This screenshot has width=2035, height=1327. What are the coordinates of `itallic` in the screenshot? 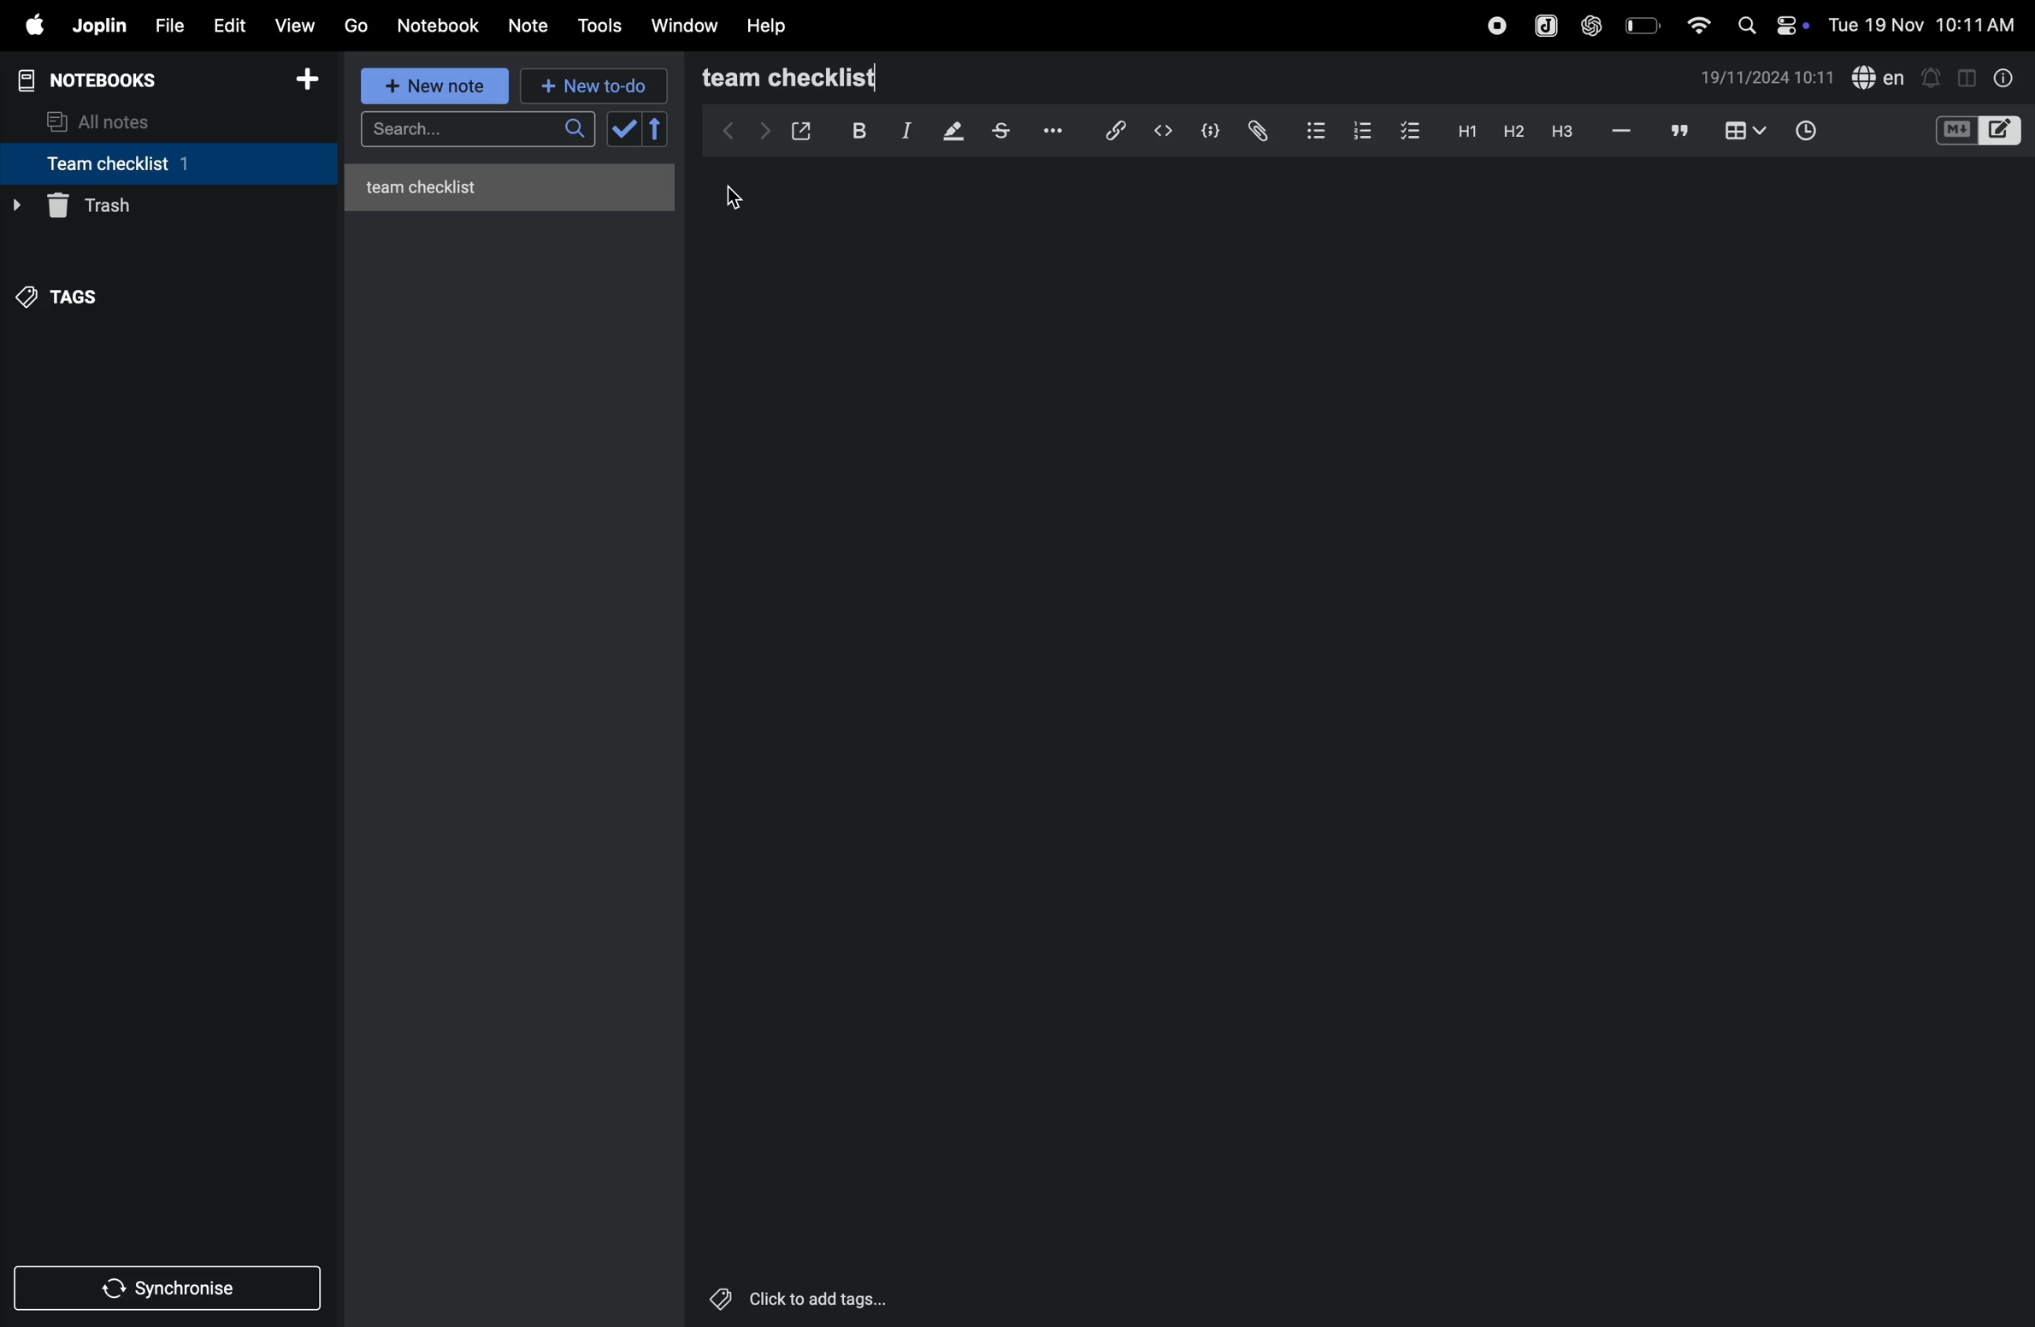 It's located at (904, 131).